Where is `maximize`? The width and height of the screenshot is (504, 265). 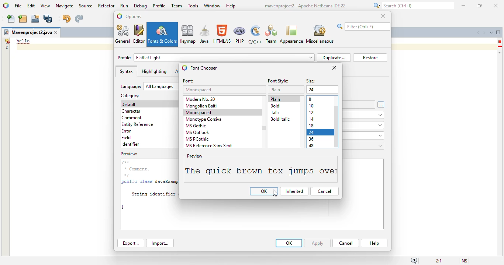 maximize is located at coordinates (479, 6).